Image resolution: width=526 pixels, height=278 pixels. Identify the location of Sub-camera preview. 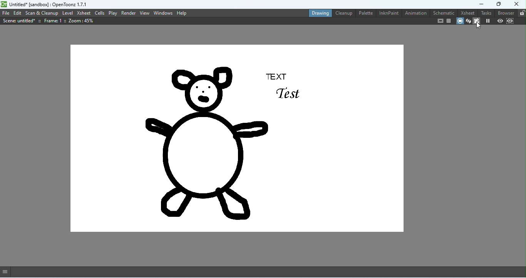
(509, 21).